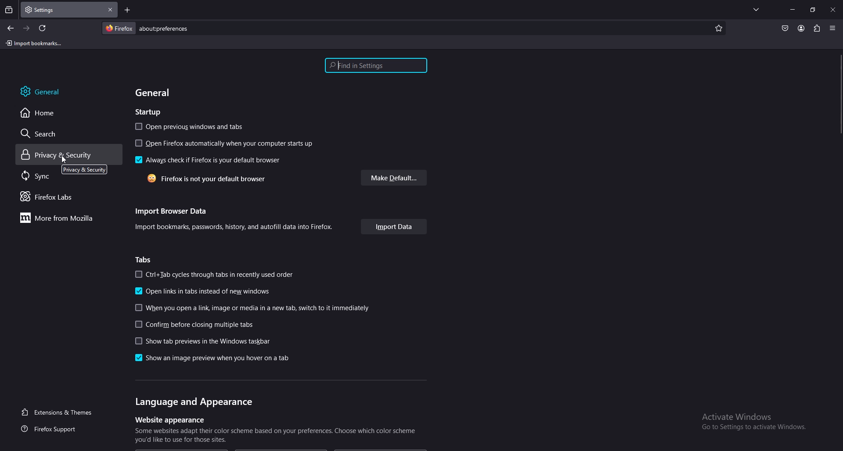 The width and height of the screenshot is (843, 451). I want to click on import browser data, so click(169, 212).